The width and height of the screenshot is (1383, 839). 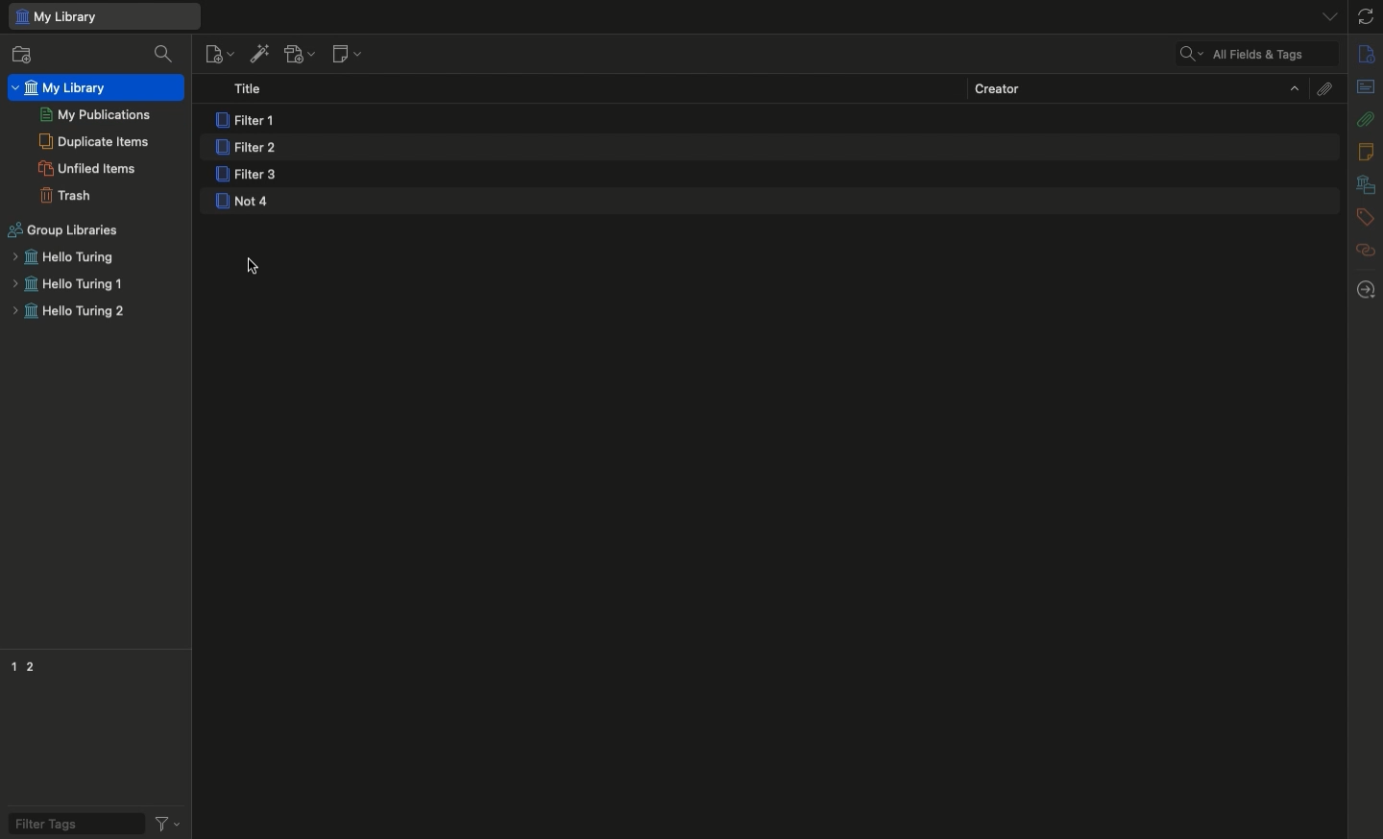 I want to click on Attachments, so click(x=1366, y=118).